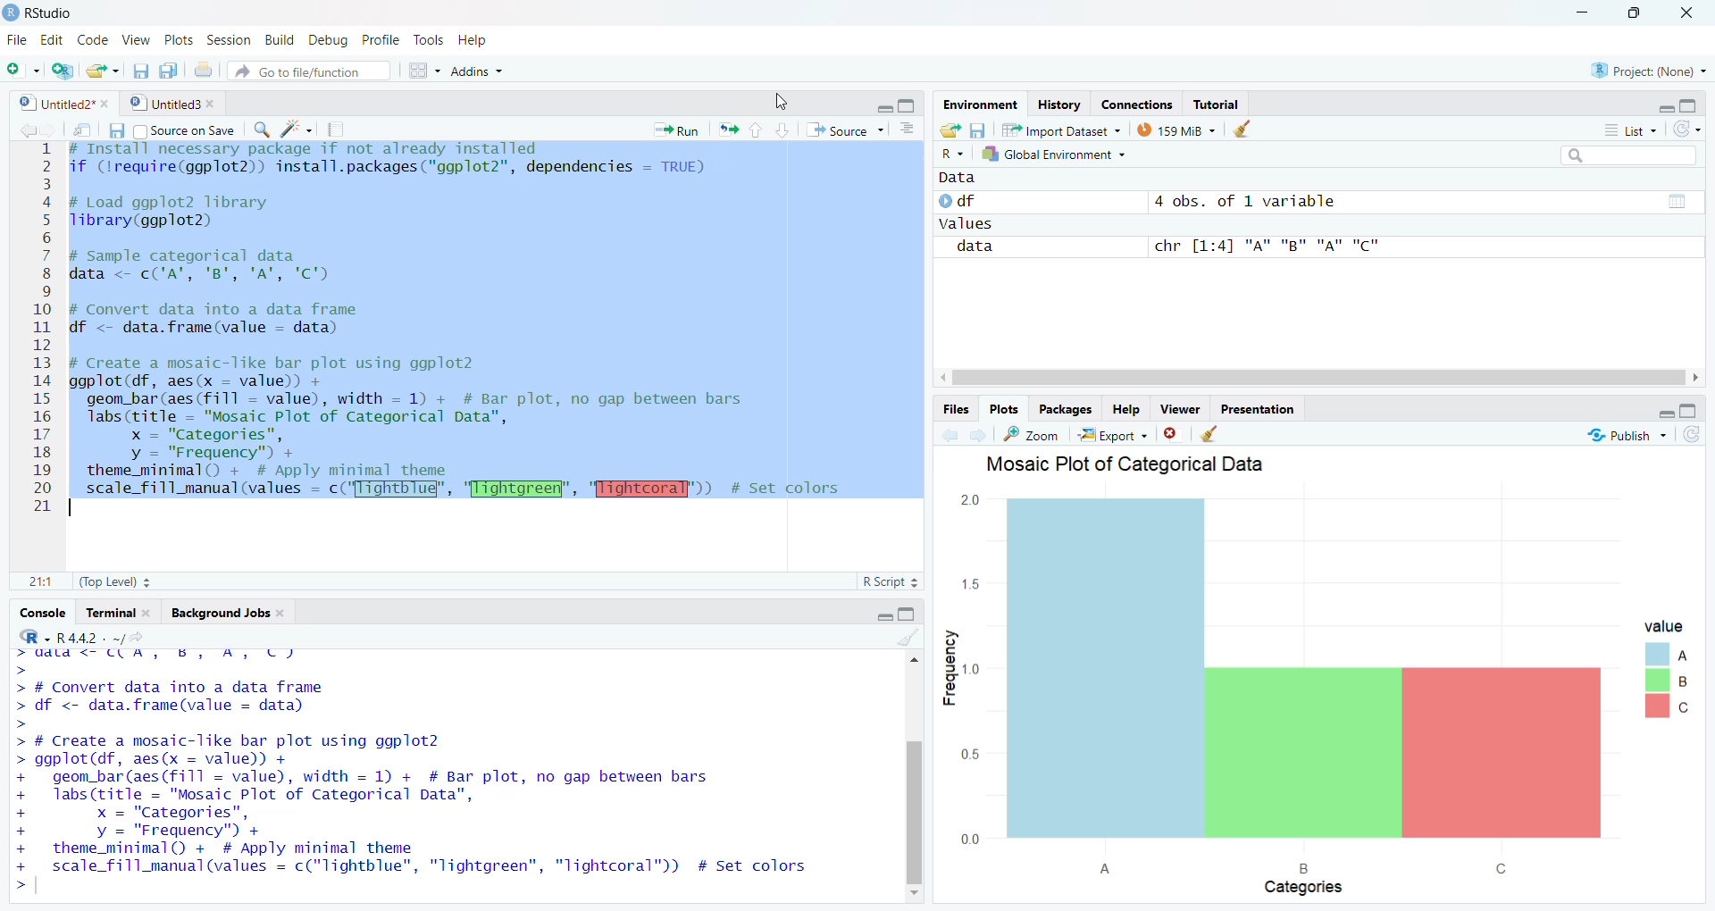 The image size is (1715, 911). What do you see at coordinates (1627, 155) in the screenshot?
I see `Search` at bounding box center [1627, 155].